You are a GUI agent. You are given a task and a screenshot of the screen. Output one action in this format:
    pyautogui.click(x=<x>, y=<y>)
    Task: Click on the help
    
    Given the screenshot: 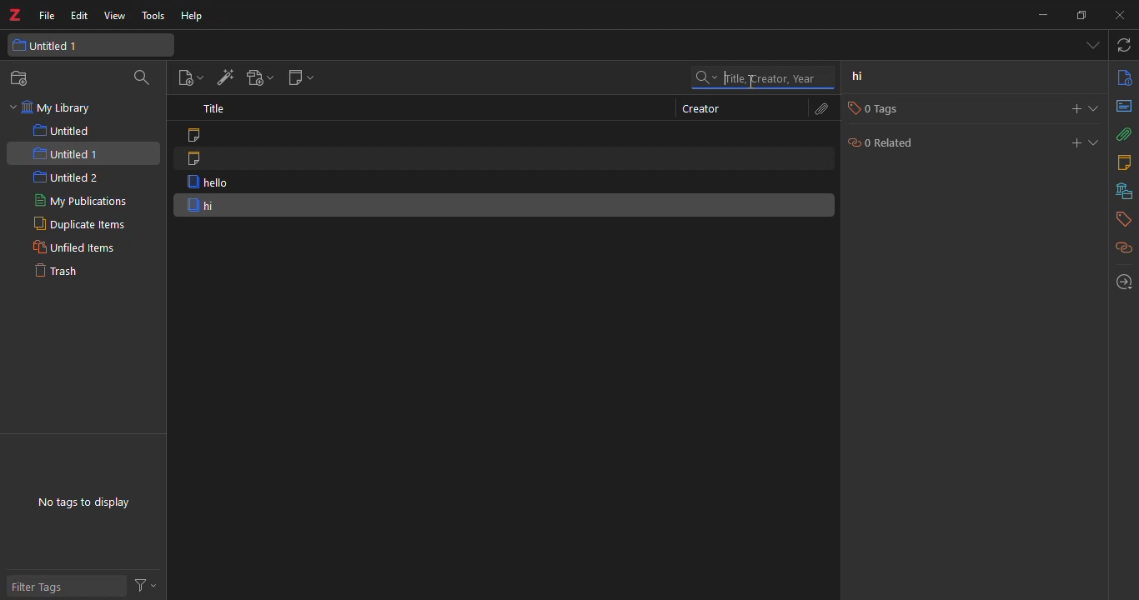 What is the action you would take?
    pyautogui.click(x=193, y=15)
    